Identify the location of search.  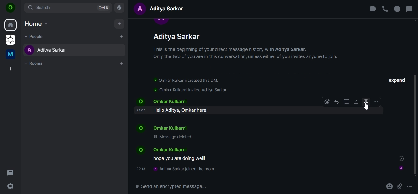
(68, 7).